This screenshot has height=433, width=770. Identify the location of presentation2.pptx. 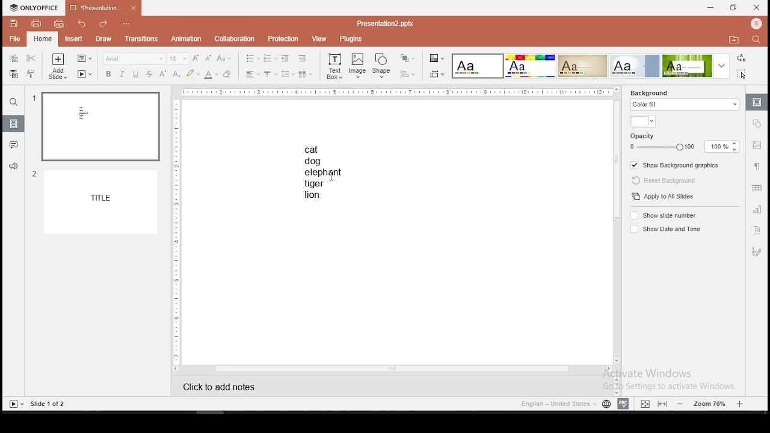
(386, 23).